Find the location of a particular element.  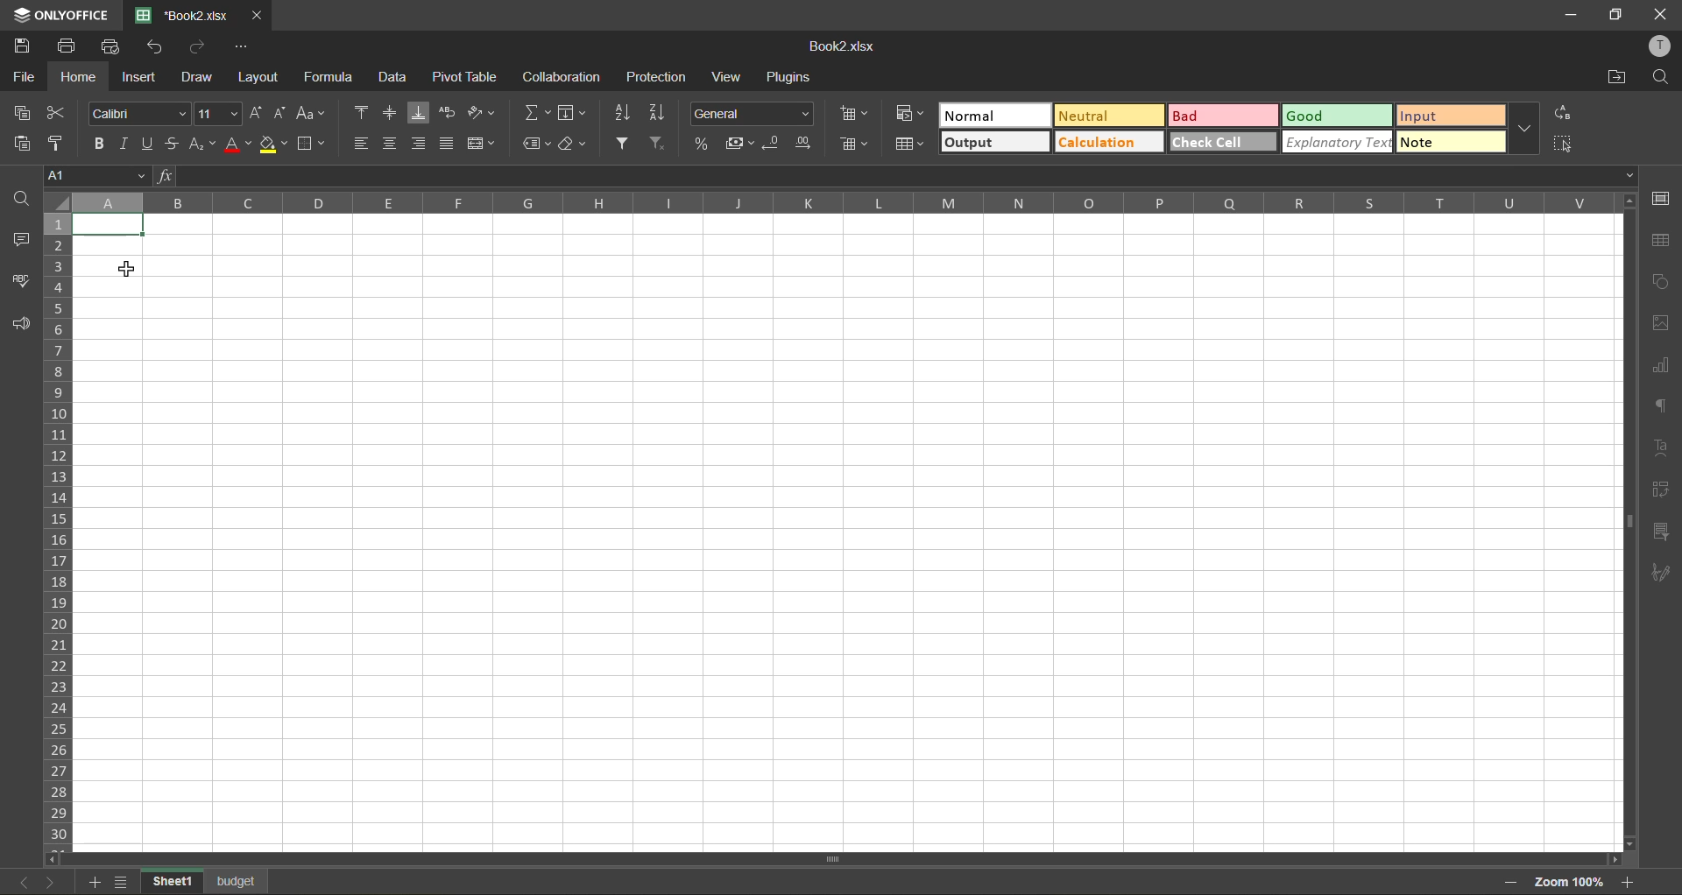

align top is located at coordinates (363, 112).